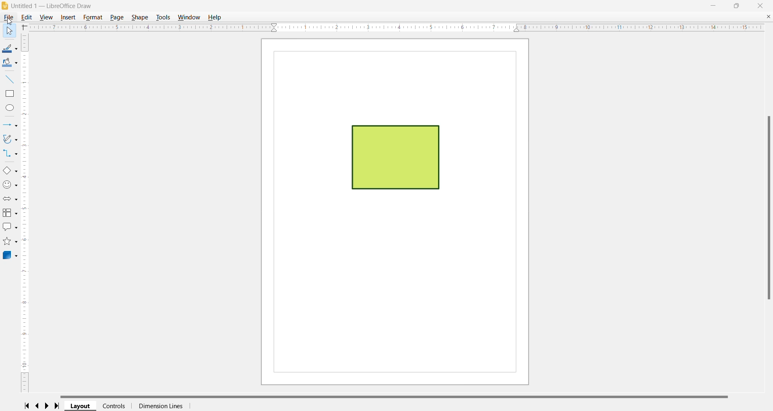 The height and width of the screenshot is (411, 773). I want to click on Callout Shapes, so click(10, 228).